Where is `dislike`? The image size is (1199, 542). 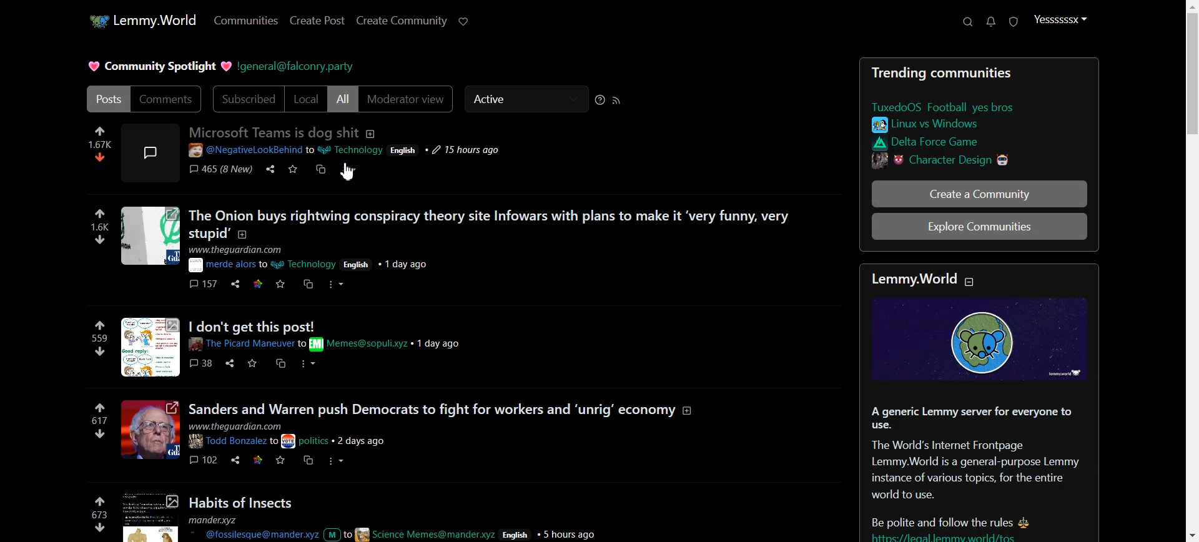
dislike is located at coordinates (101, 157).